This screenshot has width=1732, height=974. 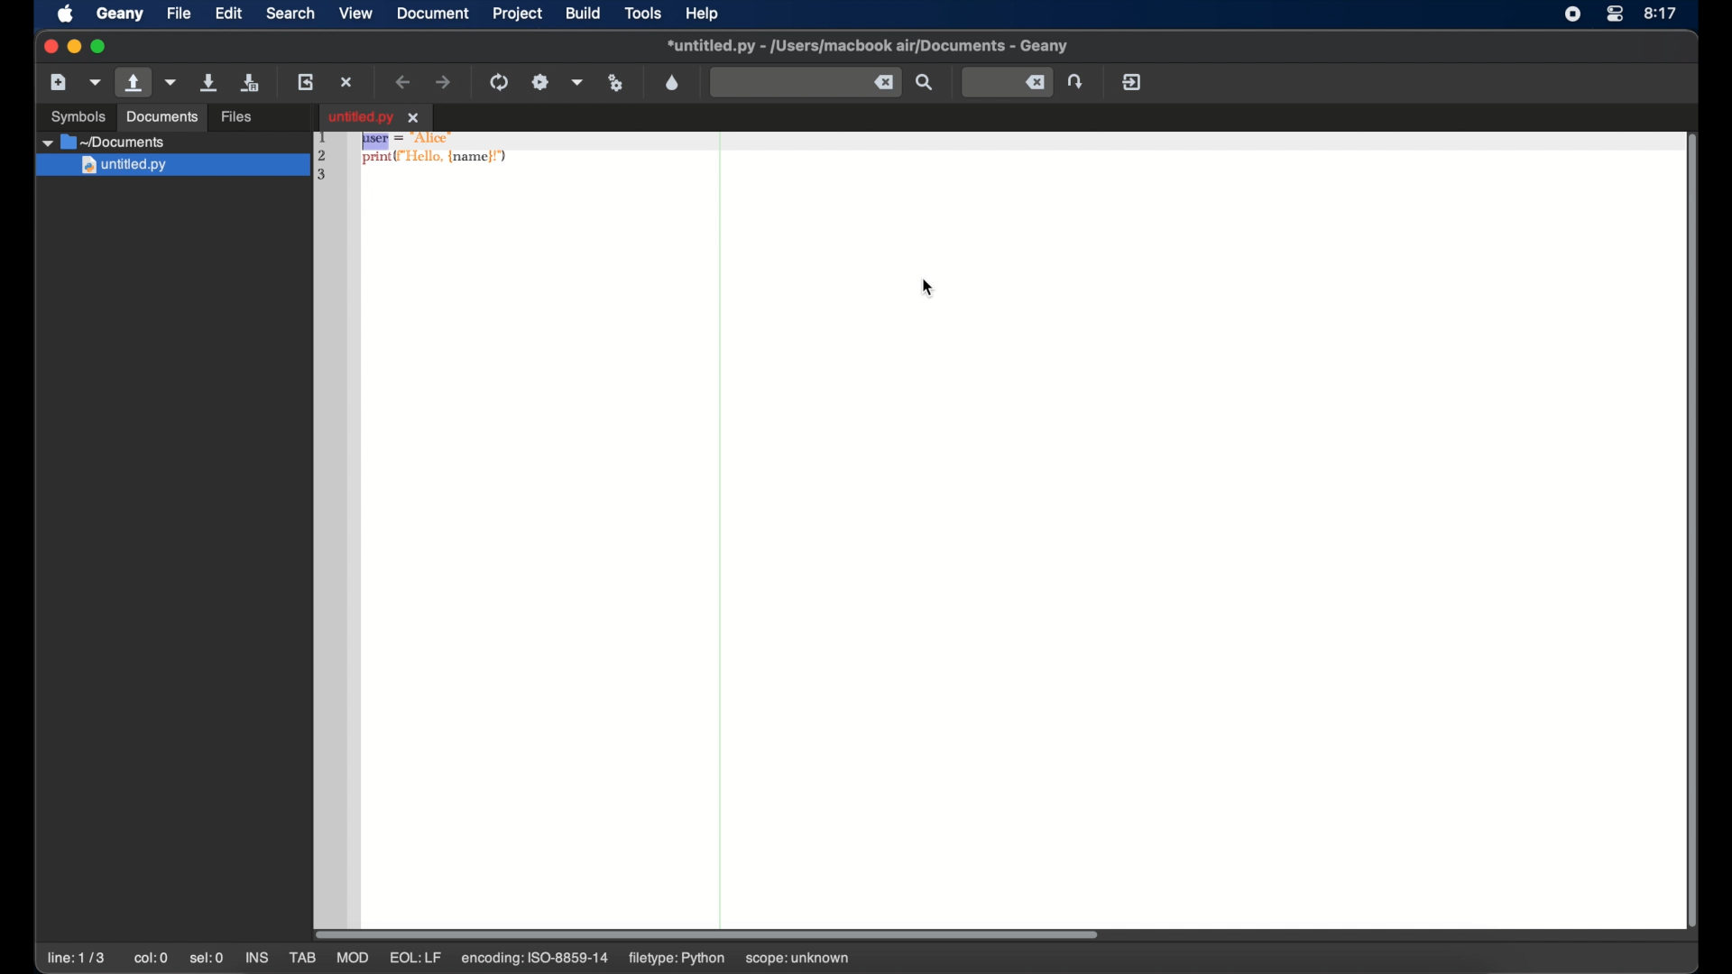 I want to click on time, so click(x=1662, y=13).